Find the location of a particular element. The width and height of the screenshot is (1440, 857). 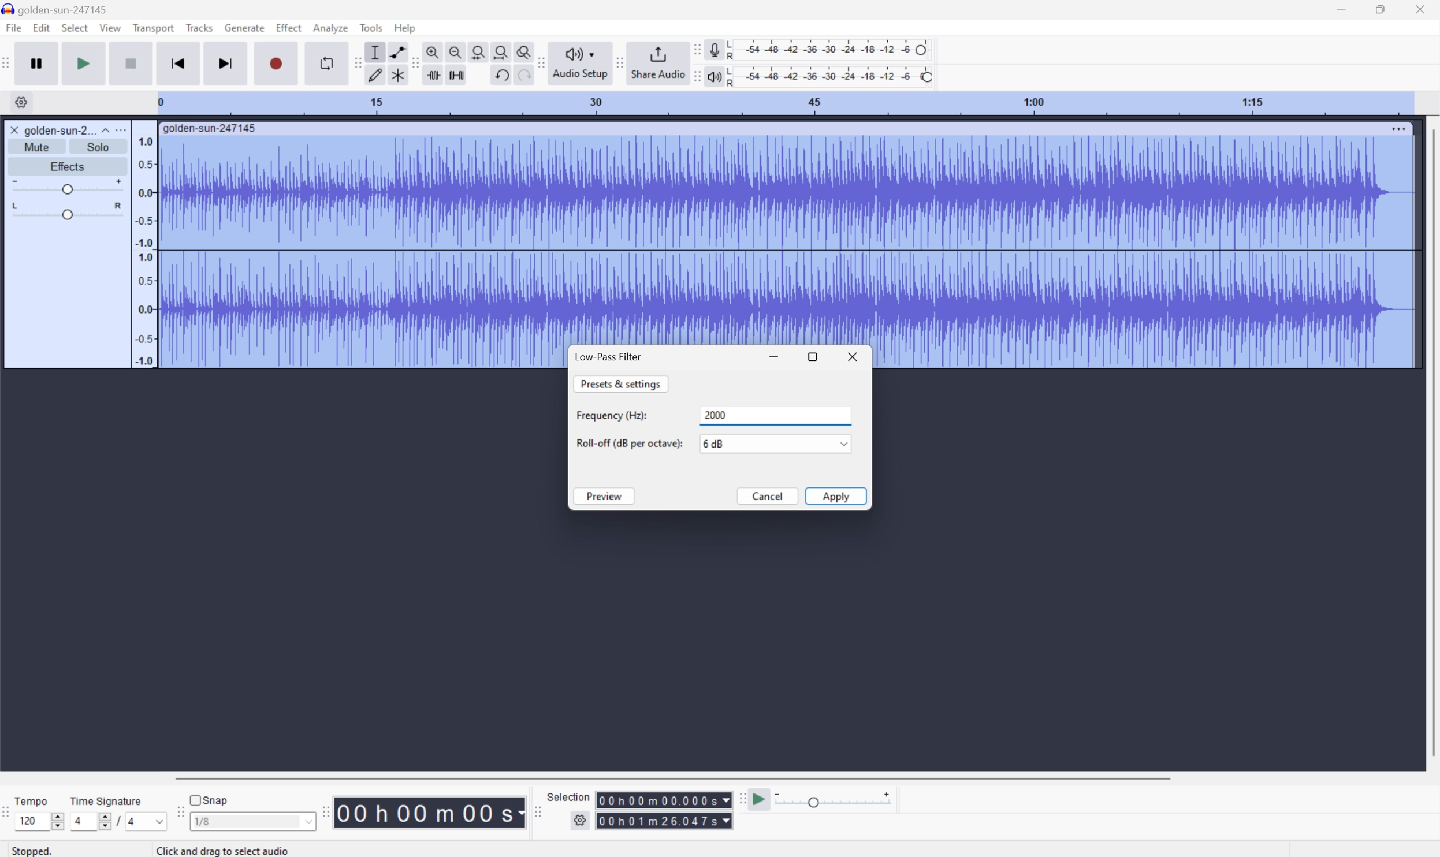

Apply is located at coordinates (836, 495).